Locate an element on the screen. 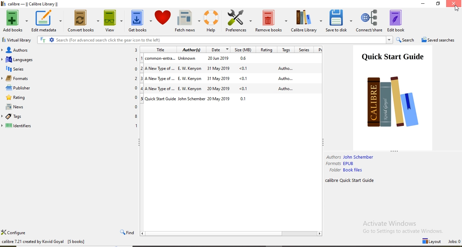  Help is located at coordinates (212, 21).